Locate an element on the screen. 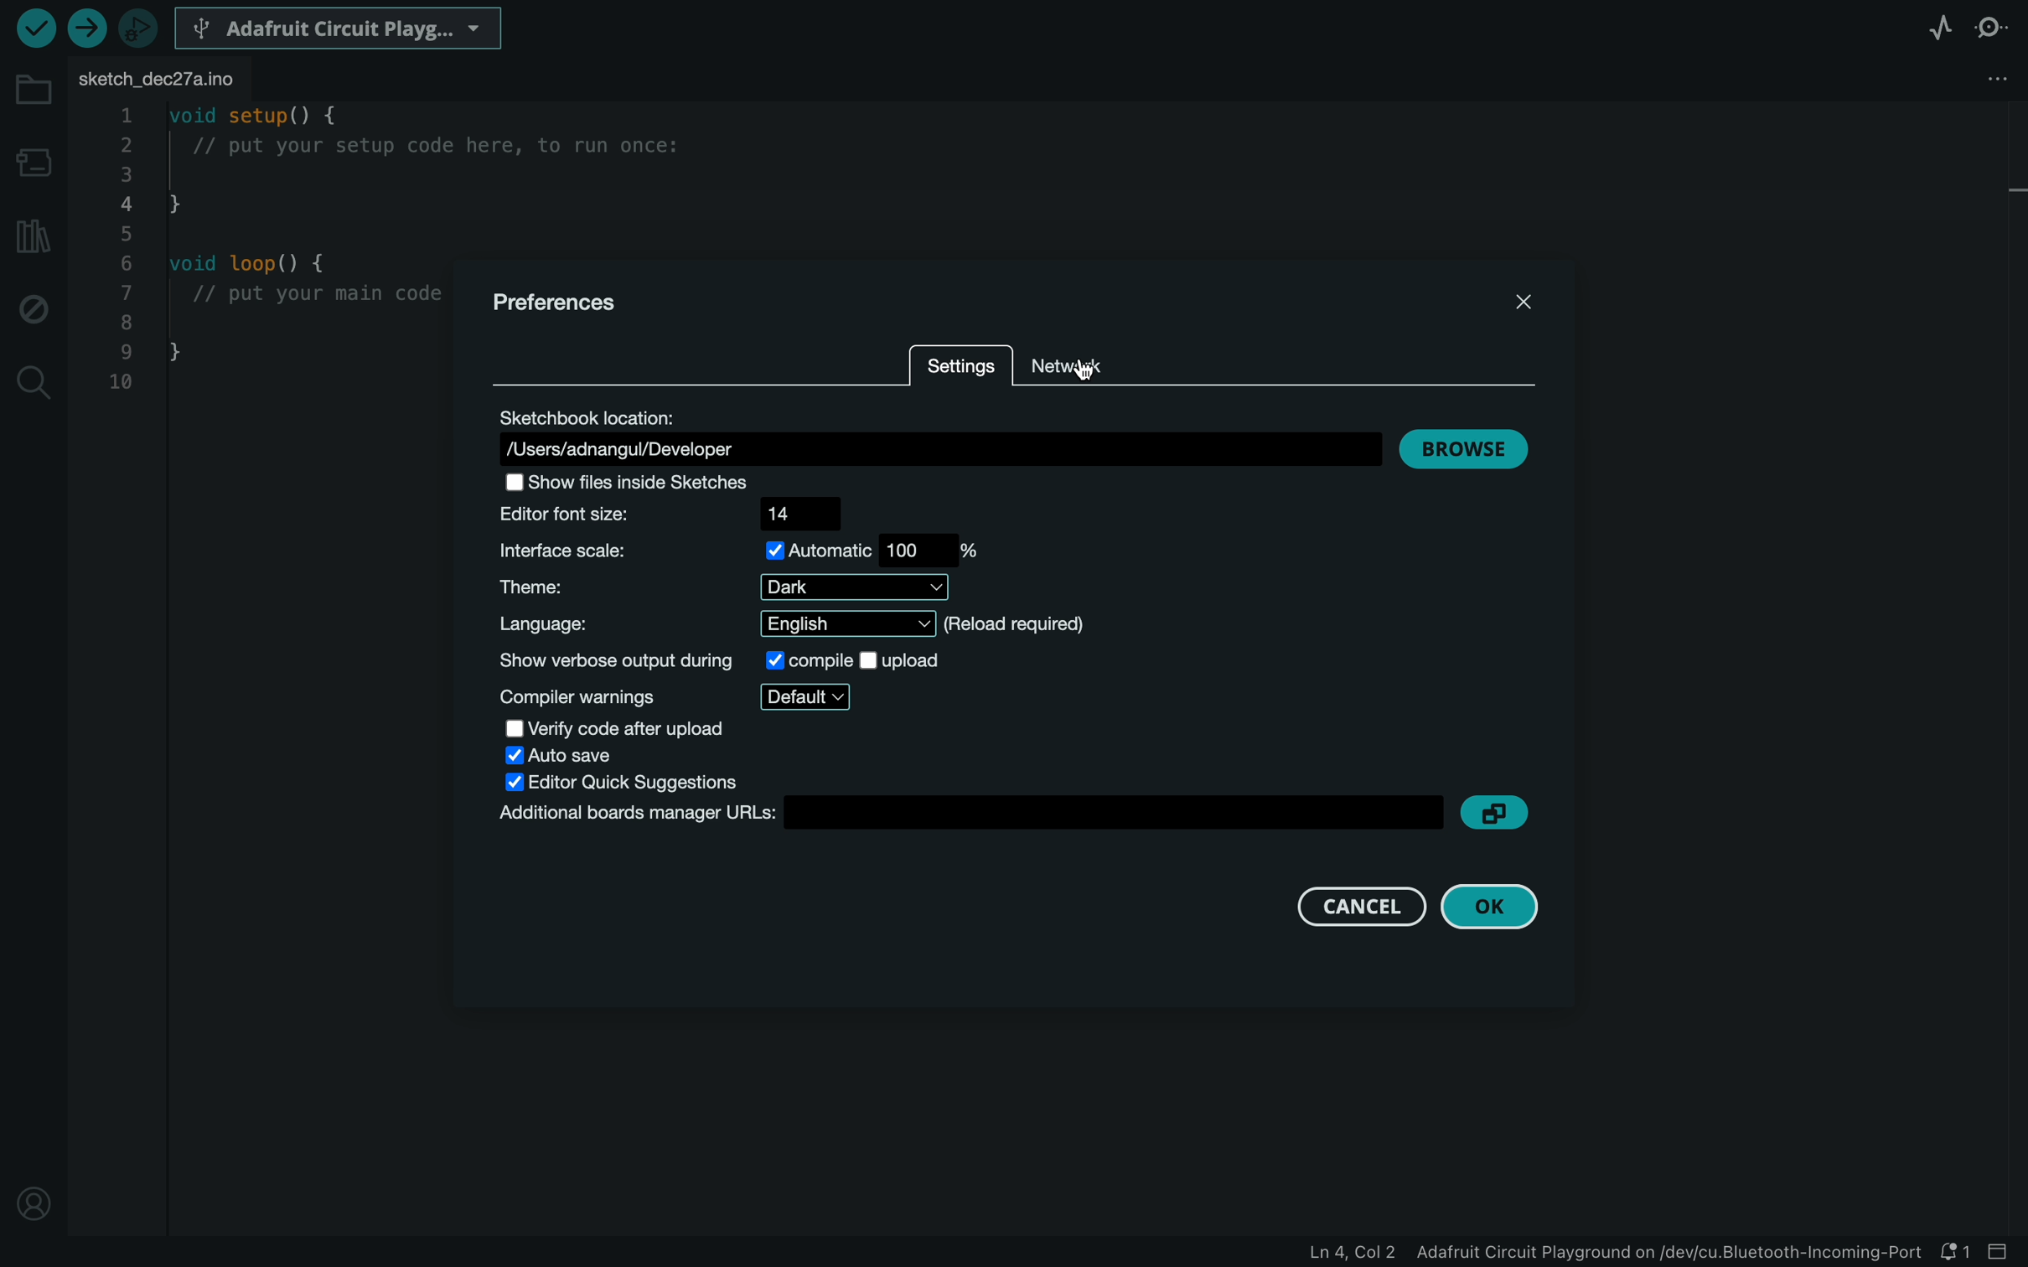 This screenshot has width=2028, height=1267. verify is located at coordinates (36, 30).